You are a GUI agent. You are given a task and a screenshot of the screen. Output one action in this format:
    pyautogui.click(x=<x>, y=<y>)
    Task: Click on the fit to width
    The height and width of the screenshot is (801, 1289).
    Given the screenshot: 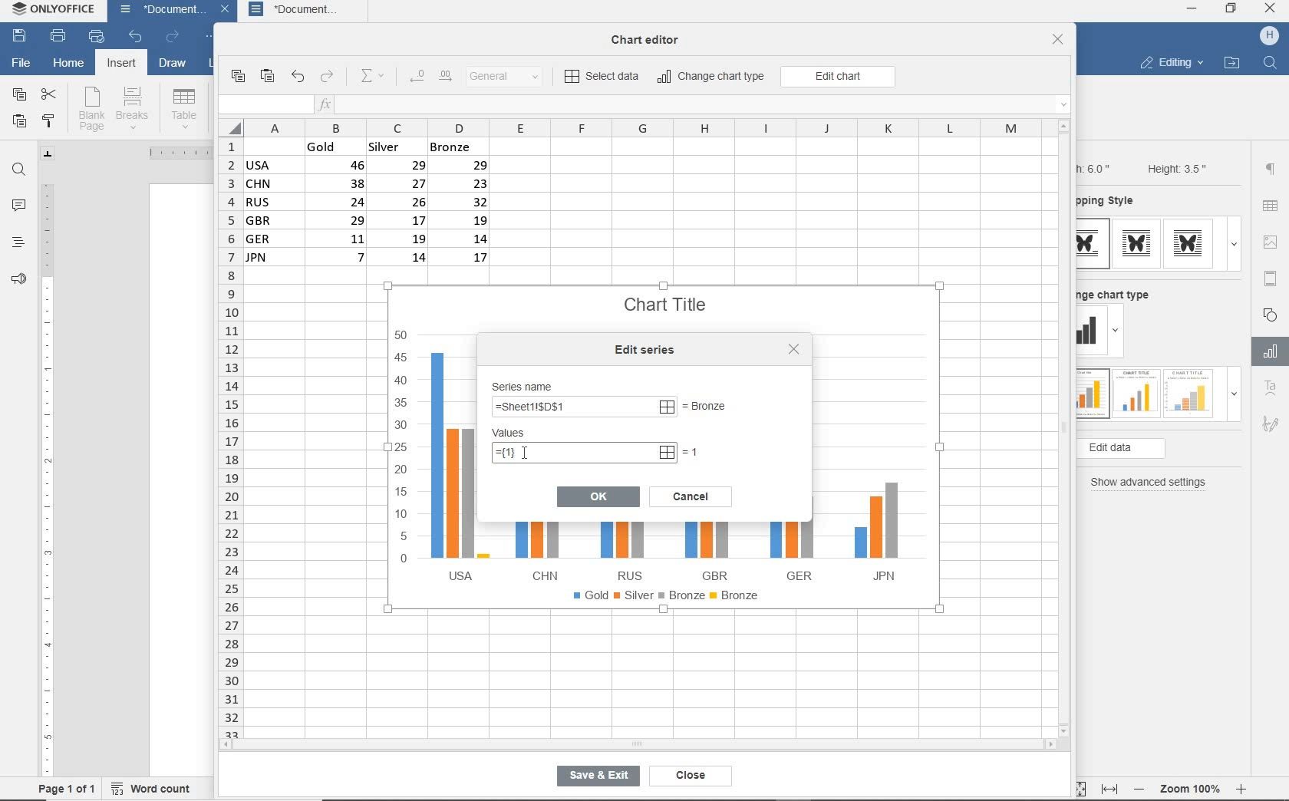 What is the action you would take?
    pyautogui.click(x=1109, y=789)
    